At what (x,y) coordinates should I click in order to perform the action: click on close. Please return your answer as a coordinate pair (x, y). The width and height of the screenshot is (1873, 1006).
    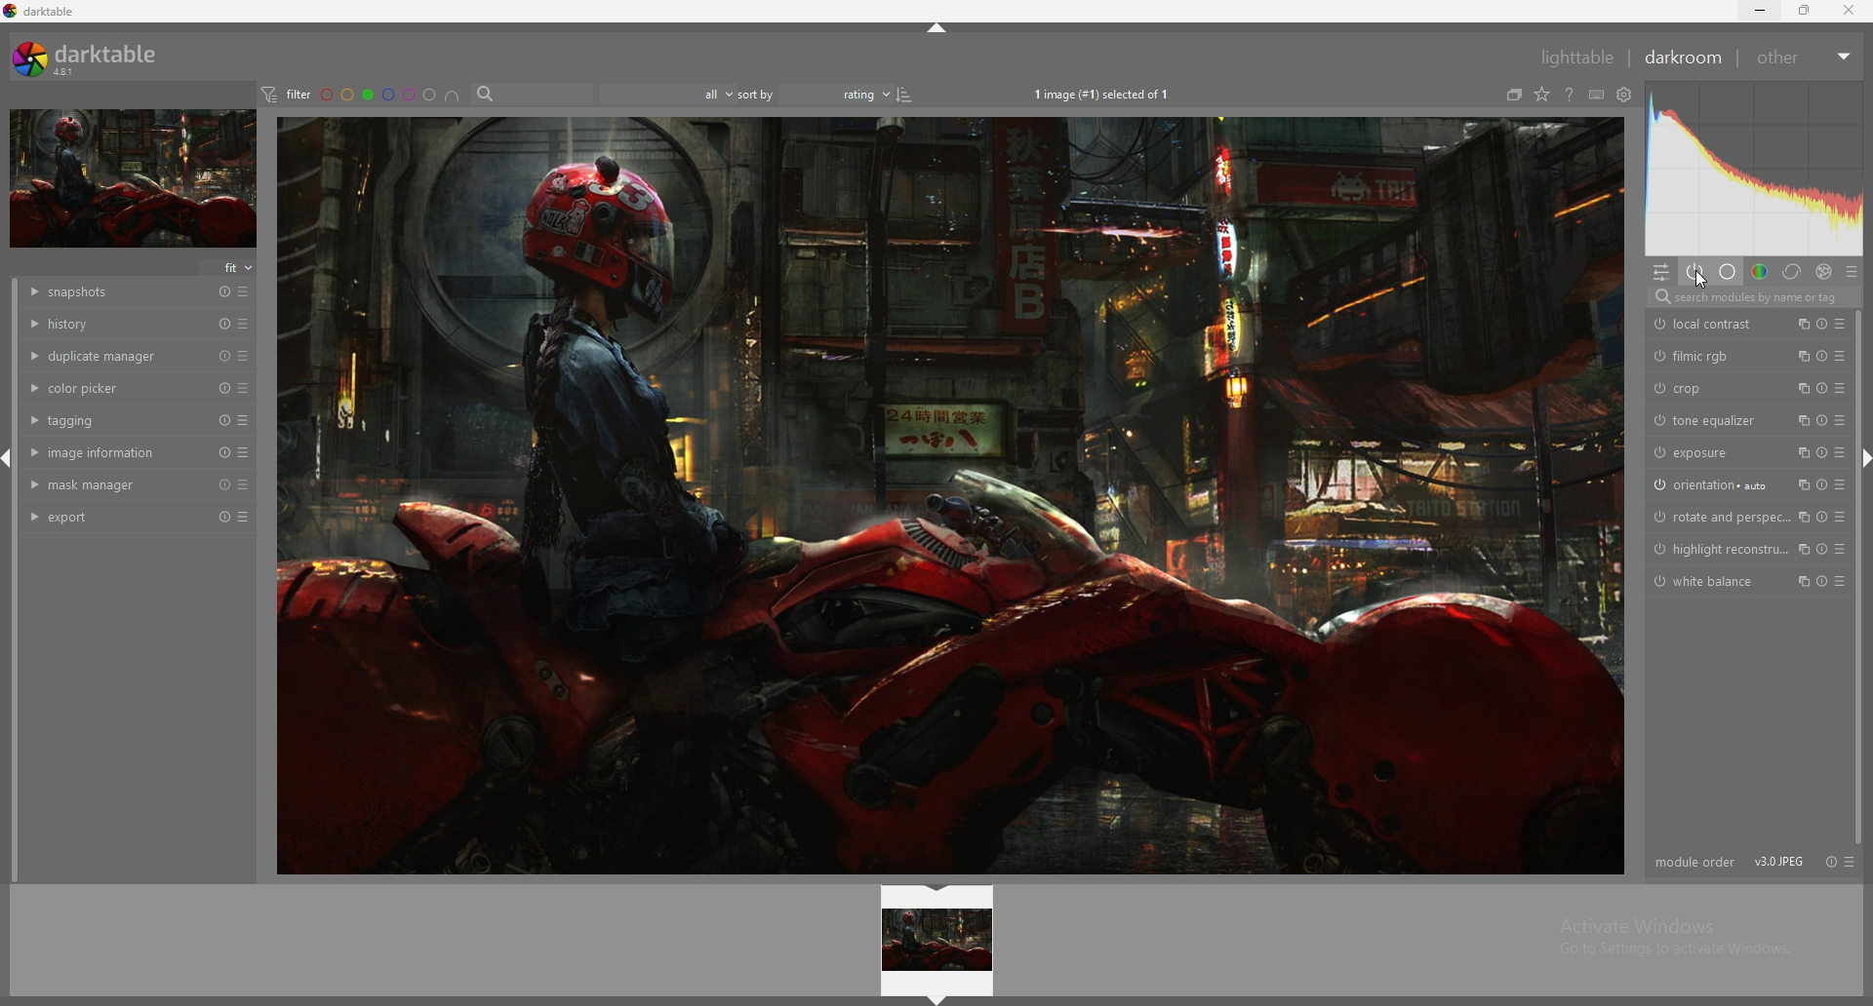
    Looking at the image, I should click on (1849, 12).